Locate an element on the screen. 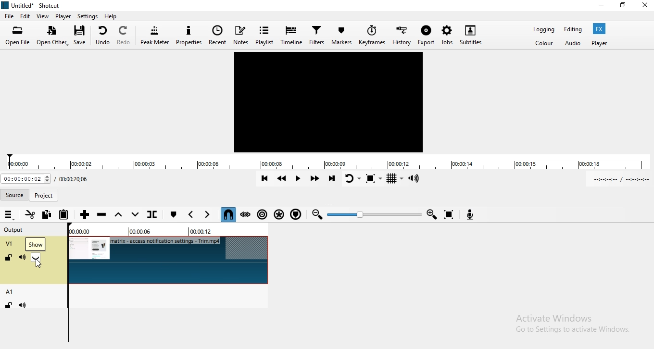   is located at coordinates (278, 213).